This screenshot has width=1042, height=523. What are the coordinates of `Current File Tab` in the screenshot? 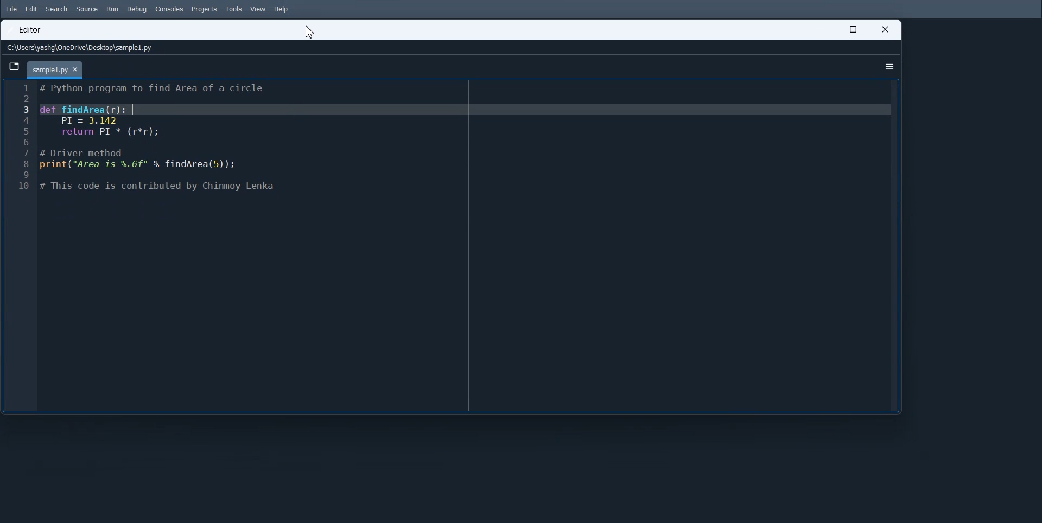 It's located at (56, 69).